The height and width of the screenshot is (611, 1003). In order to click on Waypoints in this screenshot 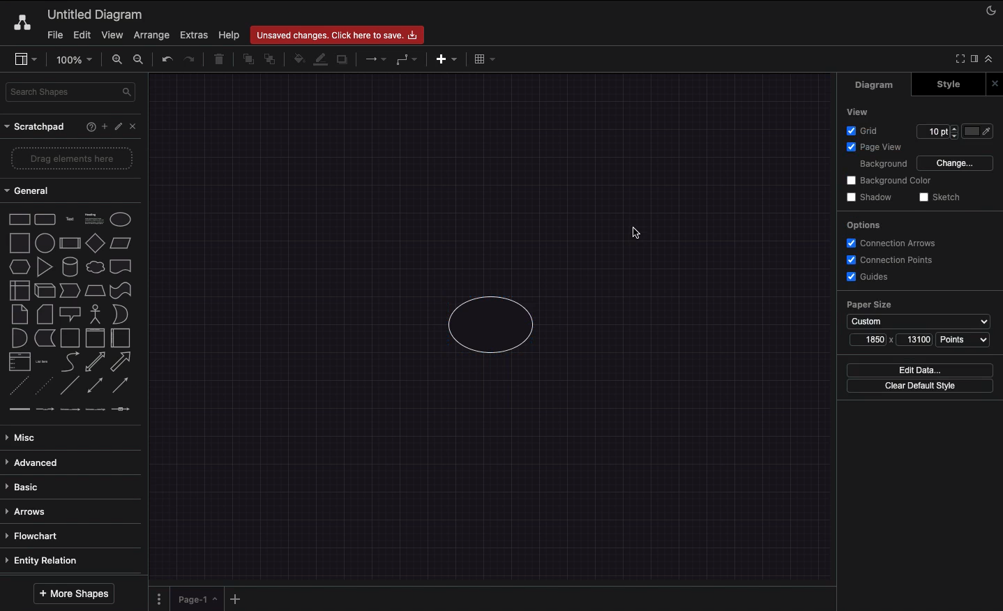, I will do `click(407, 61)`.